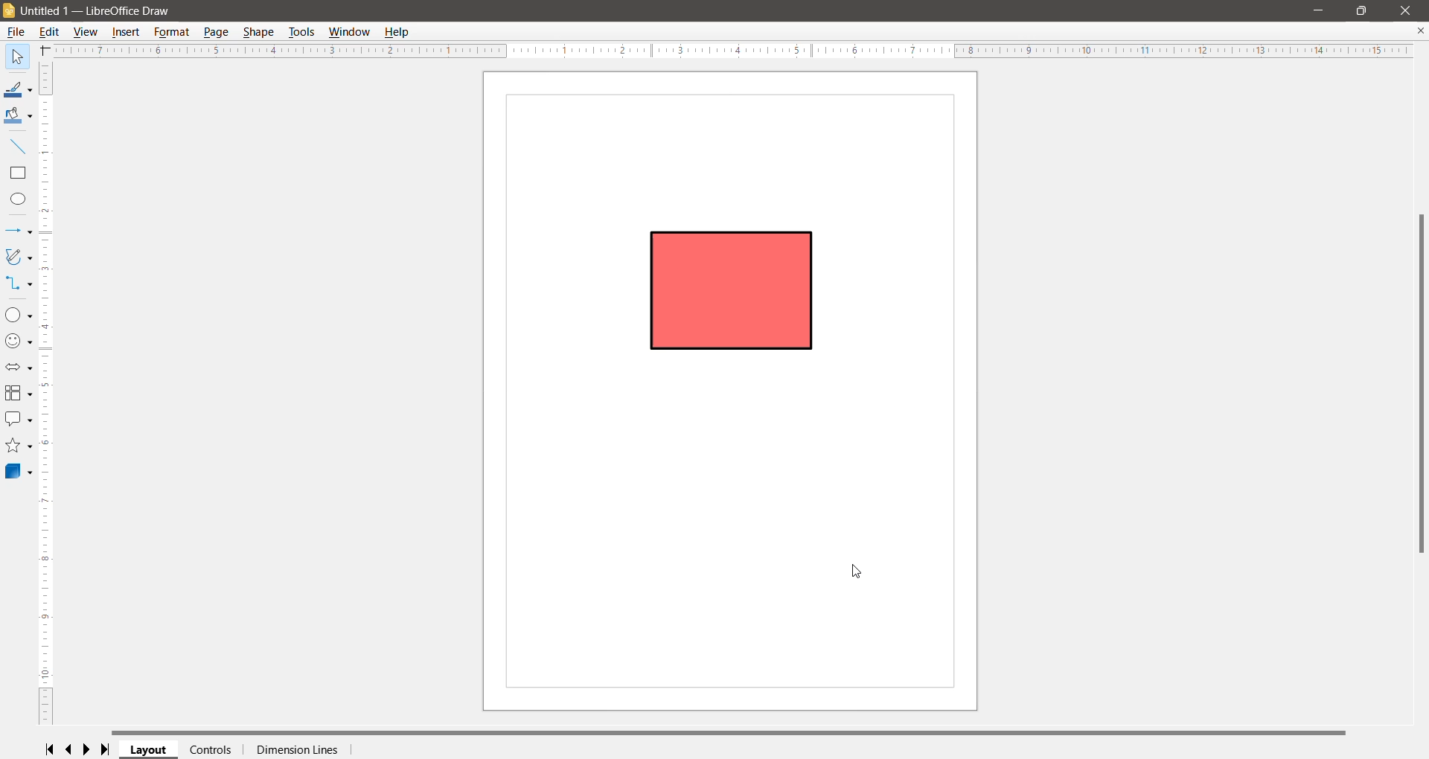 The width and height of the screenshot is (1429, 759). Describe the element at coordinates (19, 419) in the screenshot. I see `Callout Shapes` at that location.